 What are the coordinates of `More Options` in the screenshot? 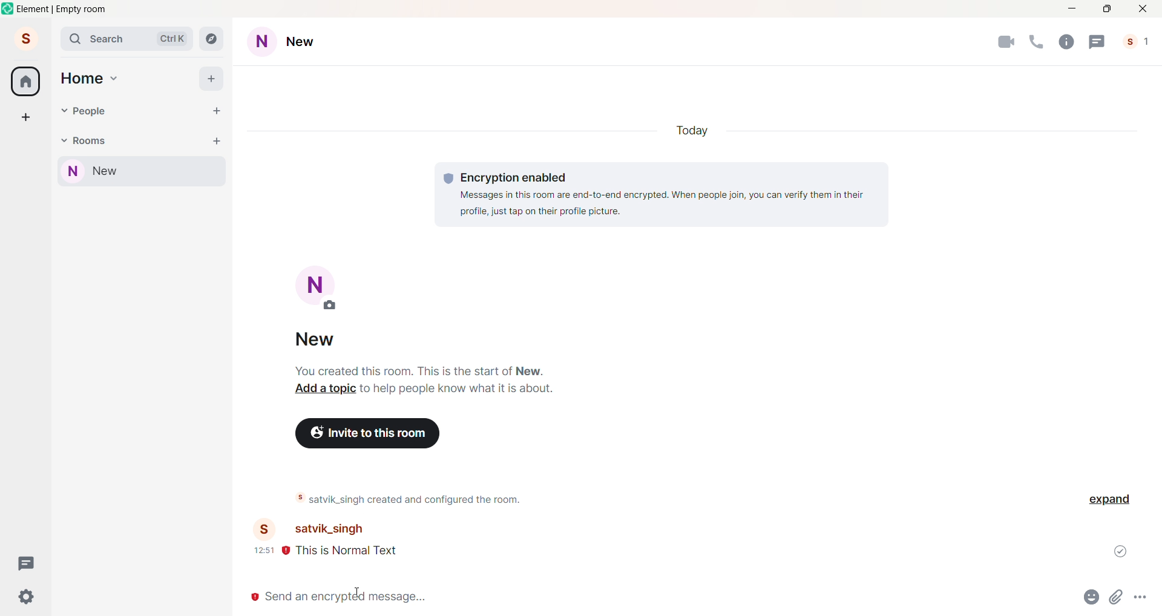 It's located at (1143, 597).